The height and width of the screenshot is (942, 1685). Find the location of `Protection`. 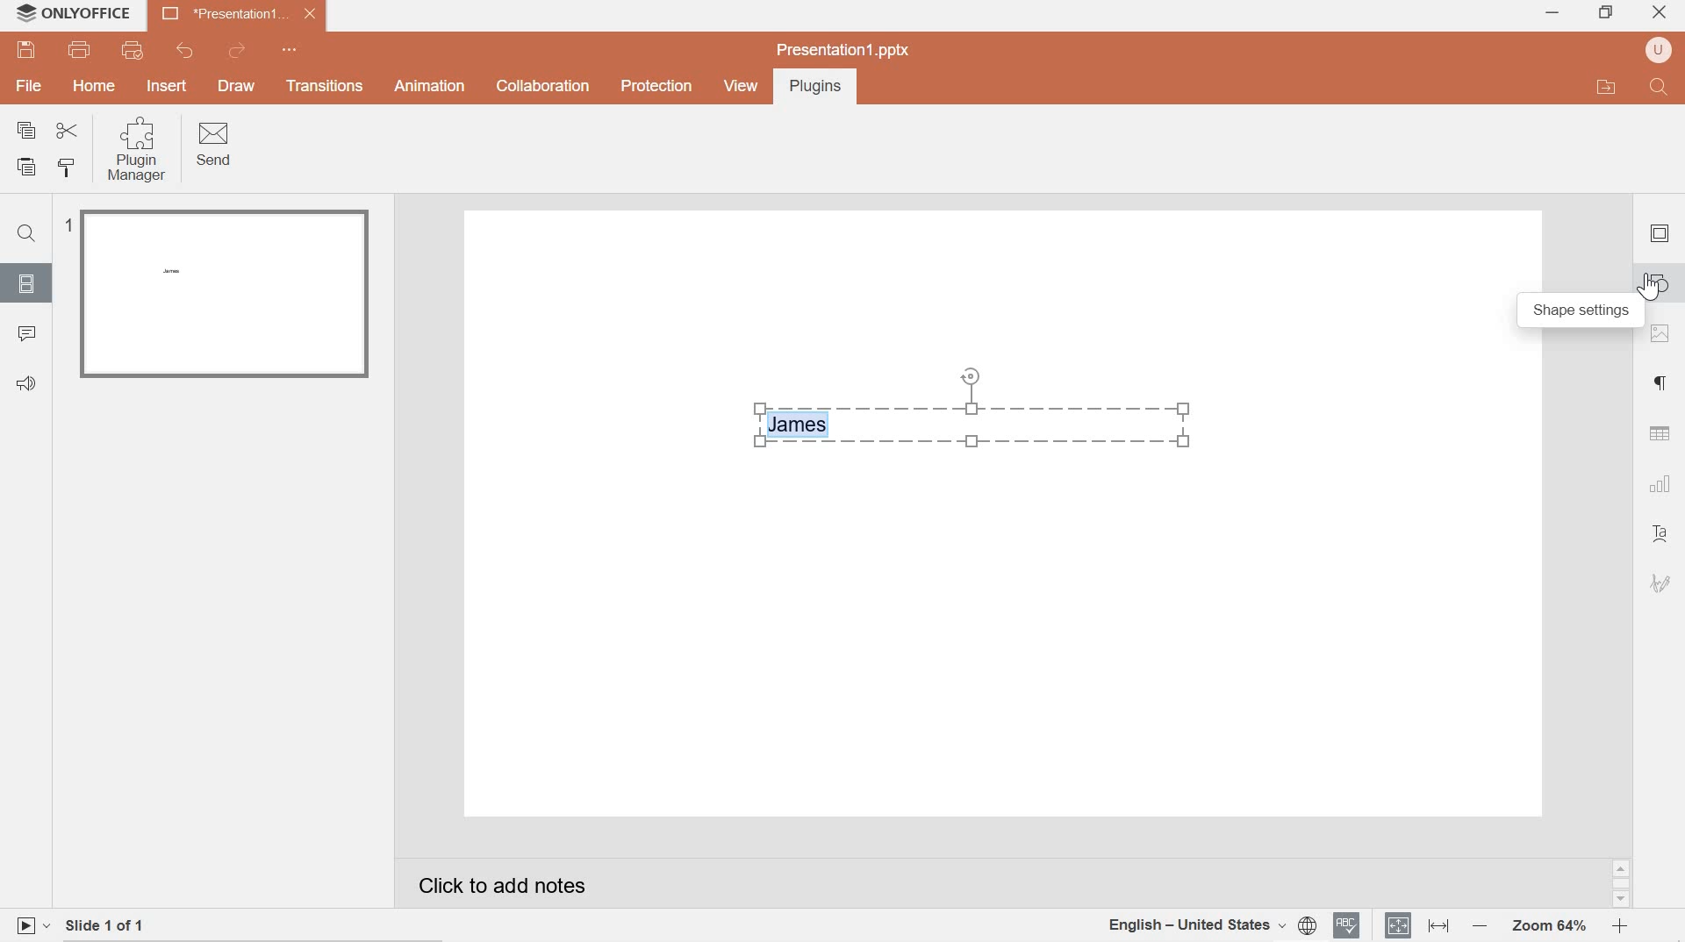

Protection is located at coordinates (656, 87).